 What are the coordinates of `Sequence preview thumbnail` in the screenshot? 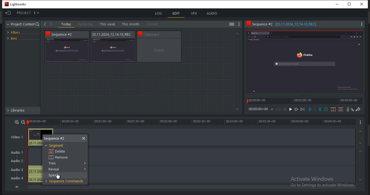 It's located at (304, 61).